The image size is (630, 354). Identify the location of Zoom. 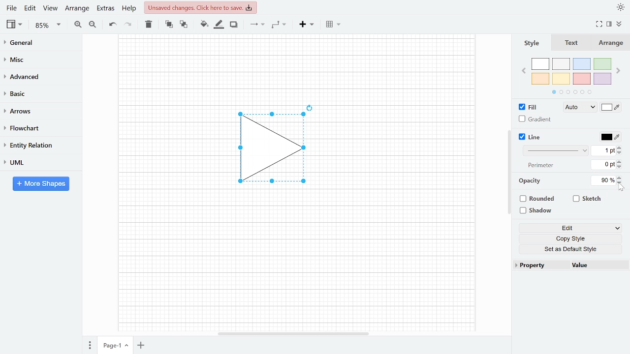
(48, 25).